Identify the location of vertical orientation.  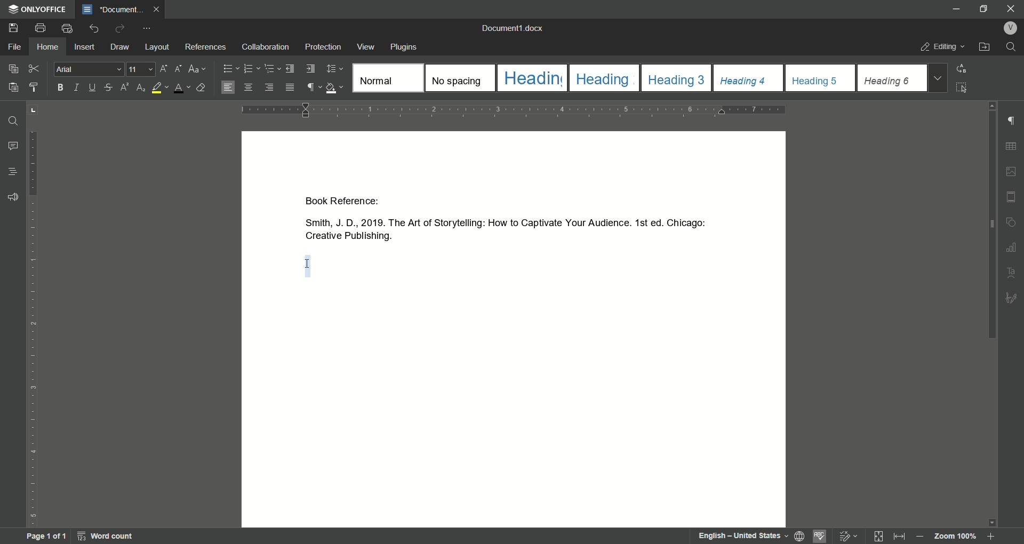
(34, 330).